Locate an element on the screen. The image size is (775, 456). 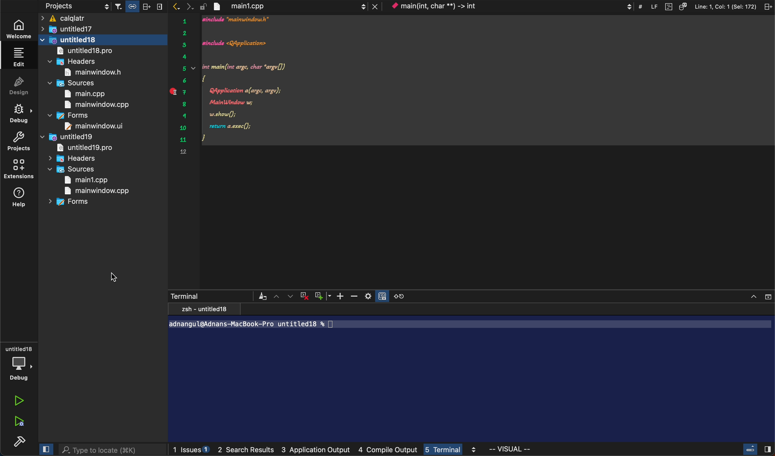
main.cpp is located at coordinates (92, 93).